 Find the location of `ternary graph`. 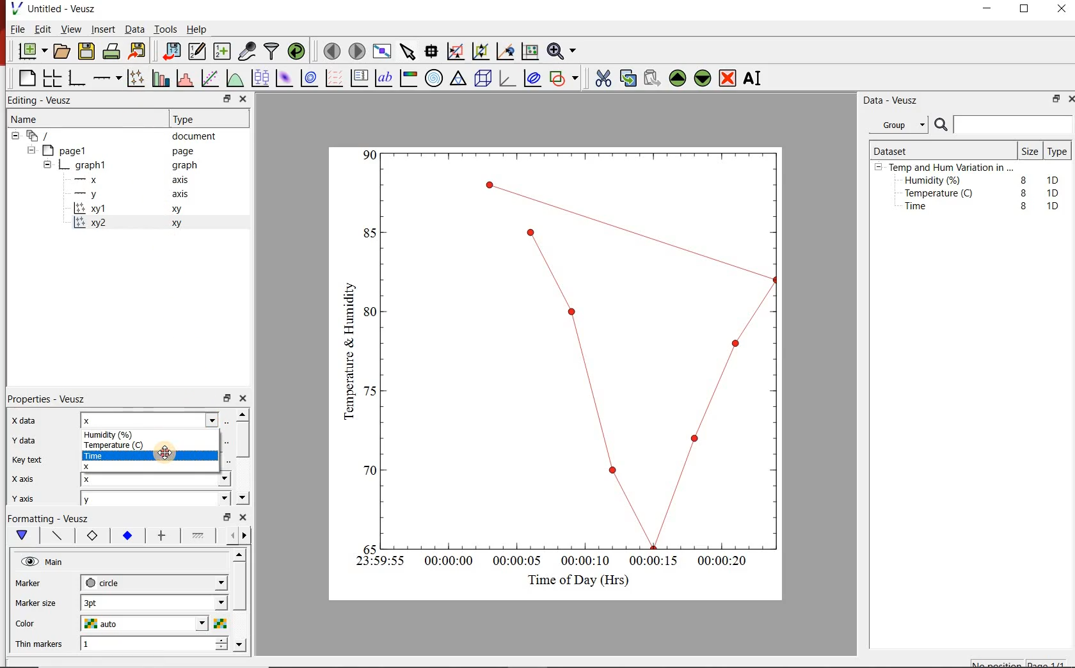

ternary graph is located at coordinates (459, 80).